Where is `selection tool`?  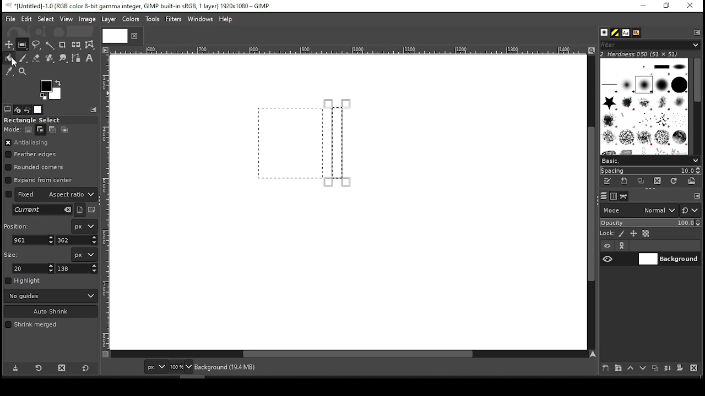
selection tool is located at coordinates (9, 45).